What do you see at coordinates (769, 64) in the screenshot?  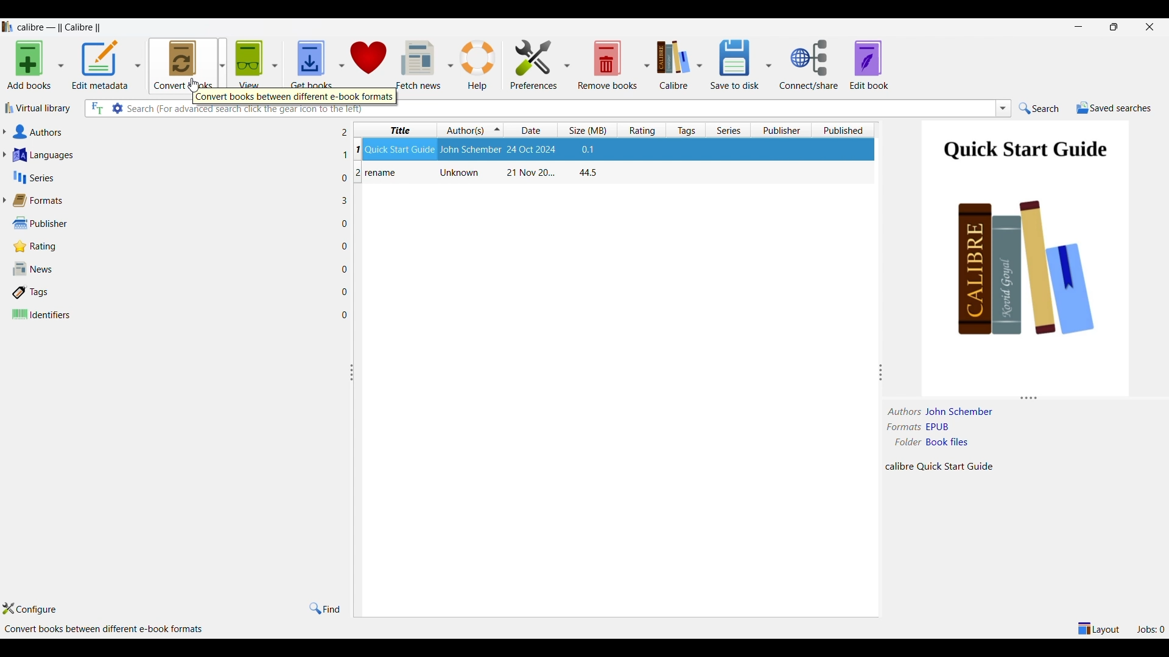 I see `Save options` at bounding box center [769, 64].